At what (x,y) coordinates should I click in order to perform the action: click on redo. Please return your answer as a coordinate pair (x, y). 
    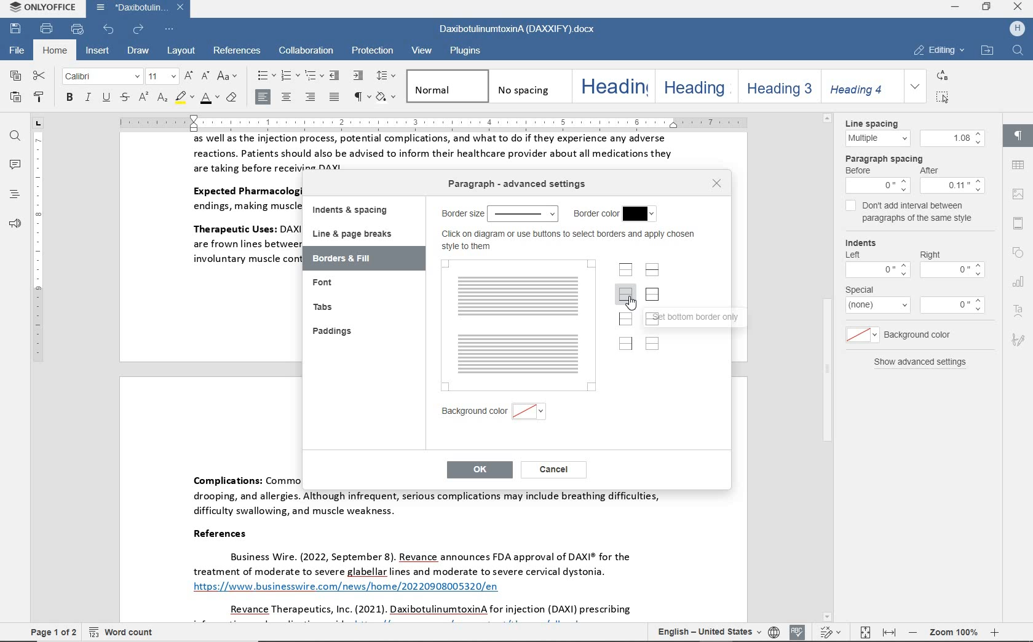
    Looking at the image, I should click on (138, 30).